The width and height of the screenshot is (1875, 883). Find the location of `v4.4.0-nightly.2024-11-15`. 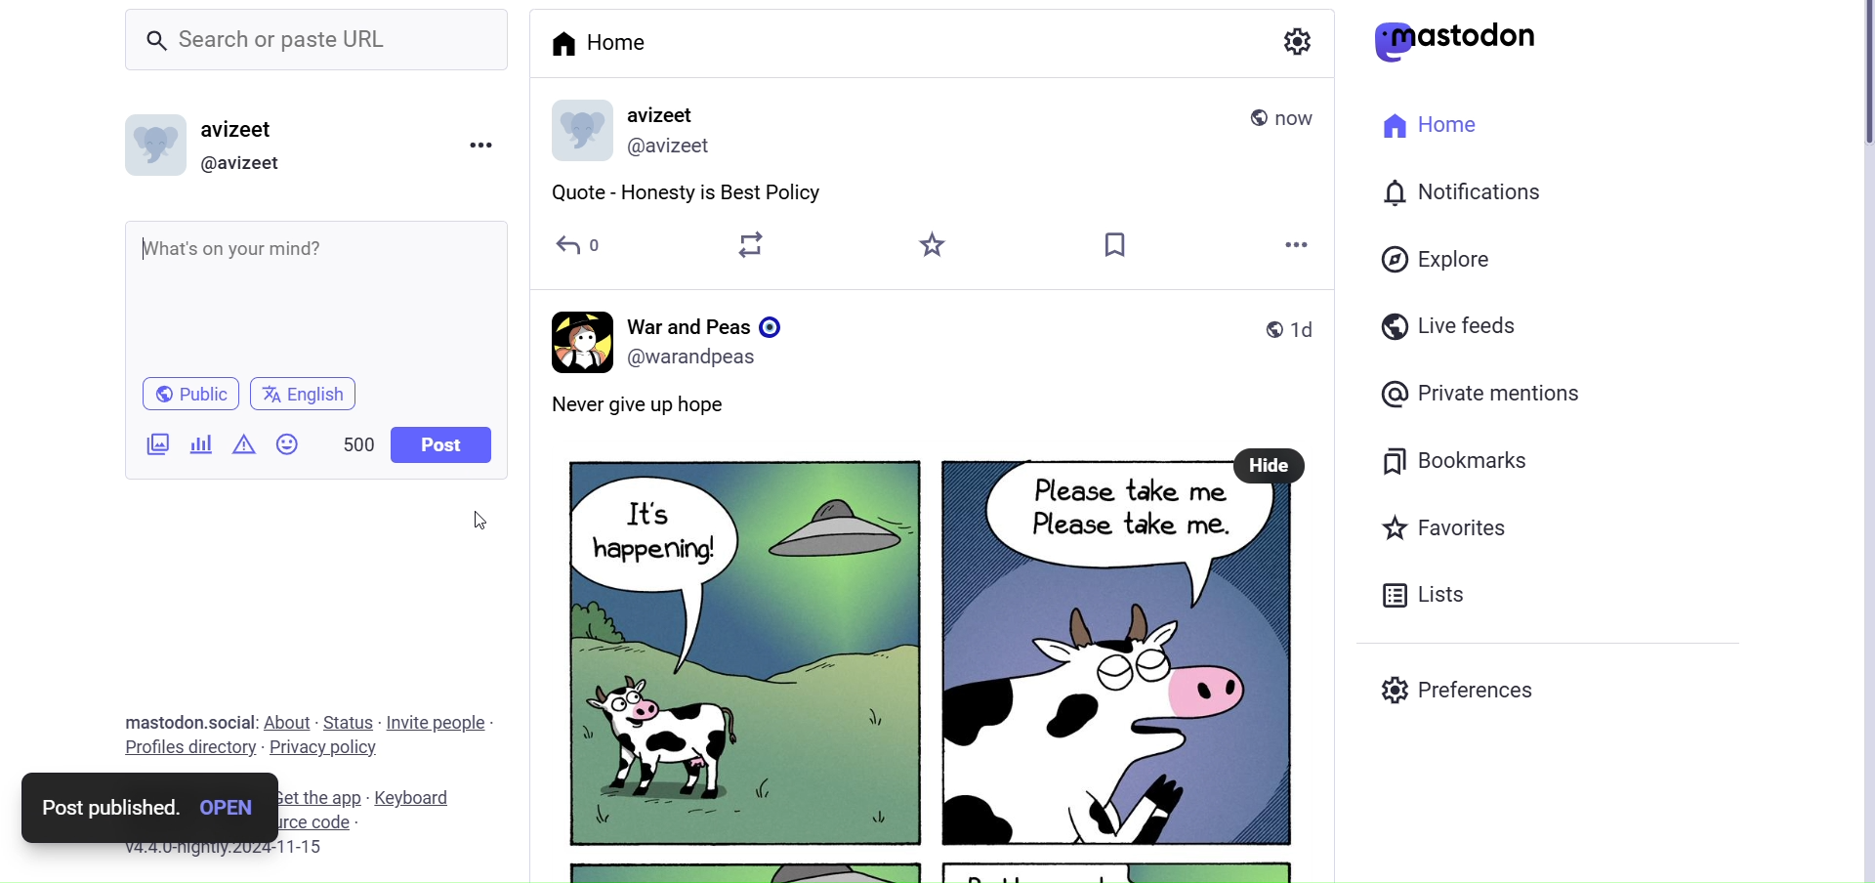

v4.4.0-nightly.2024-11-15 is located at coordinates (240, 854).